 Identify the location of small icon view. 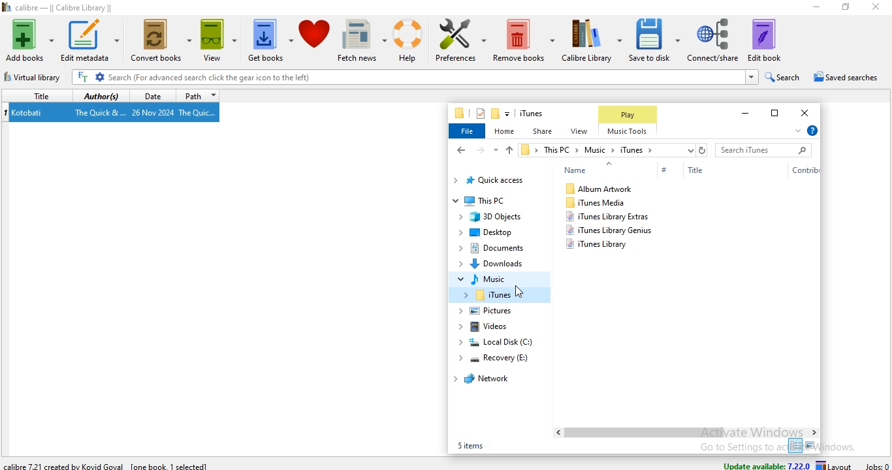
(795, 445).